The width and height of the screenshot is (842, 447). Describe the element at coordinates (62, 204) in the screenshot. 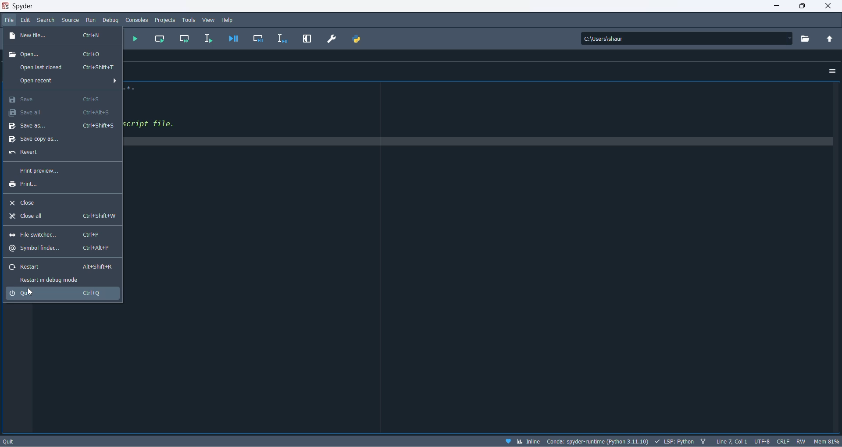

I see `close` at that location.